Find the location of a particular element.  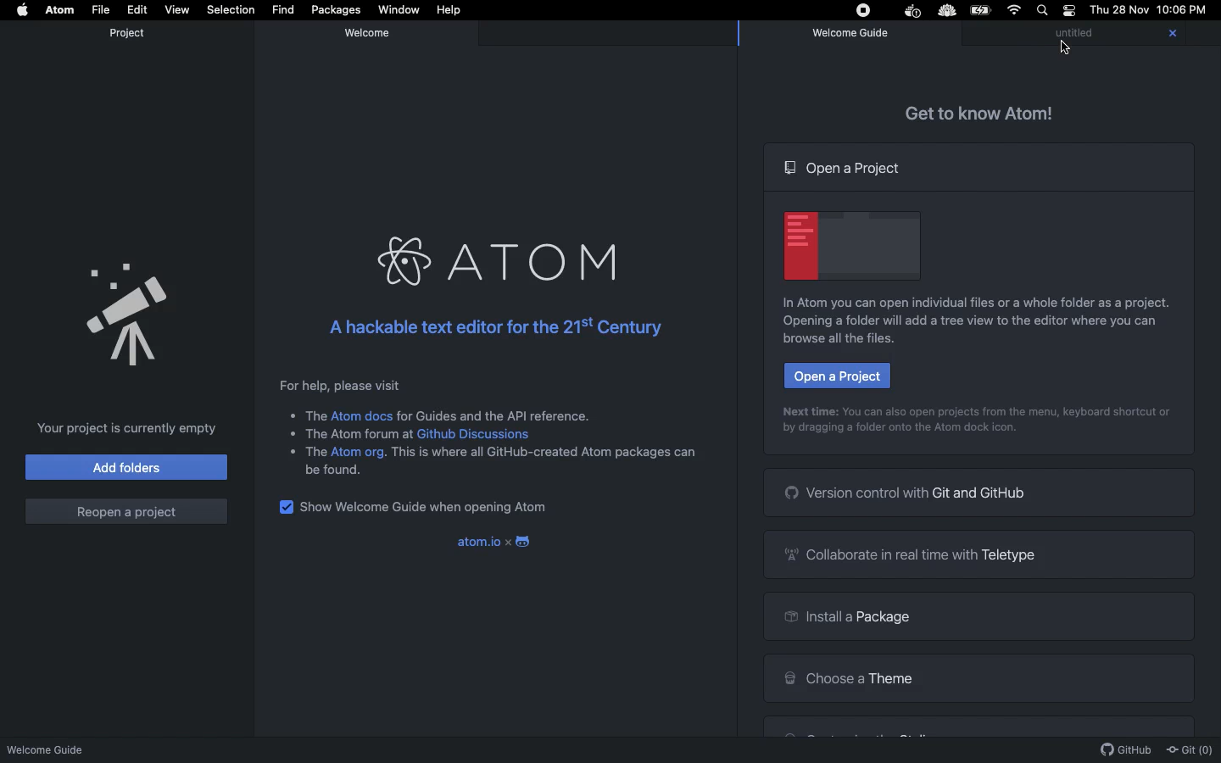

Apple logo is located at coordinates (23, 12).